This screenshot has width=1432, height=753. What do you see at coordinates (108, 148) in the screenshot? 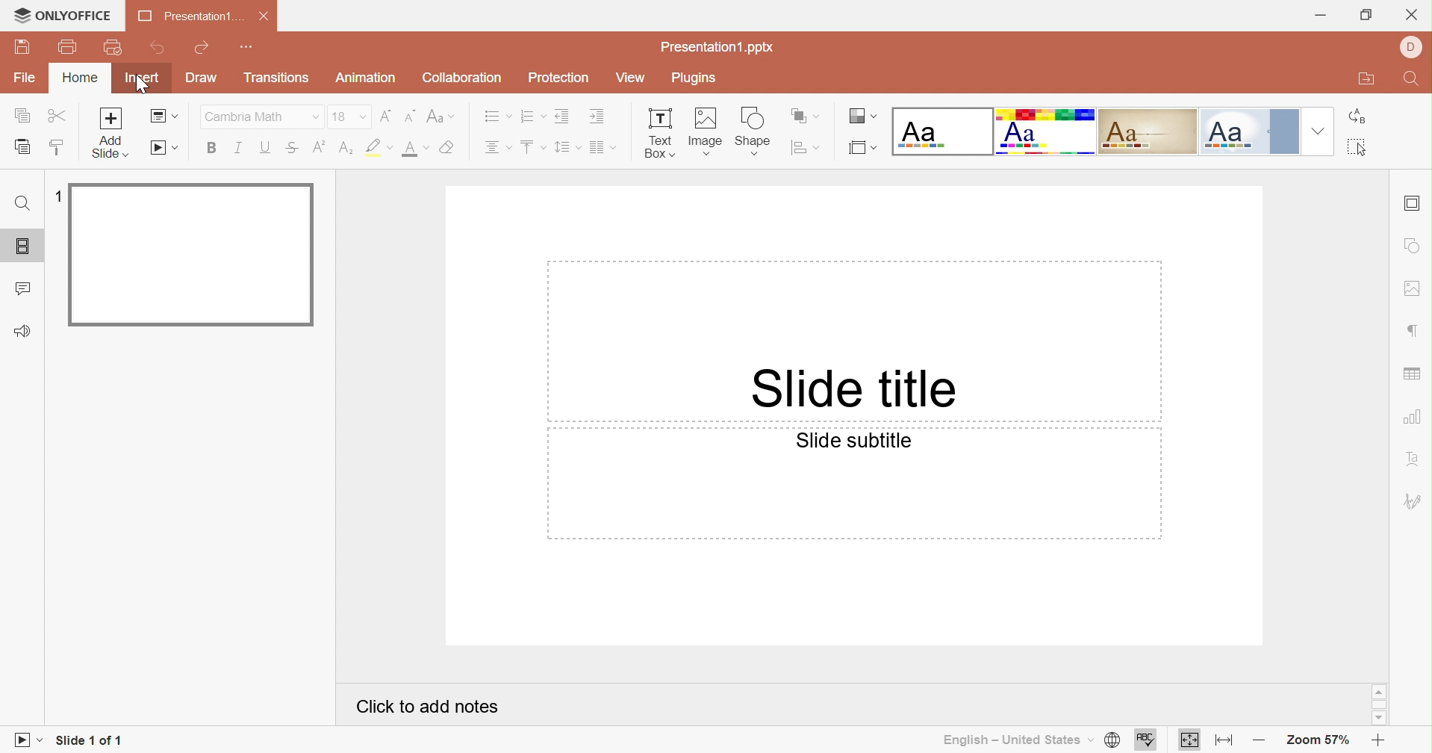
I see `add slide with theme` at bounding box center [108, 148].